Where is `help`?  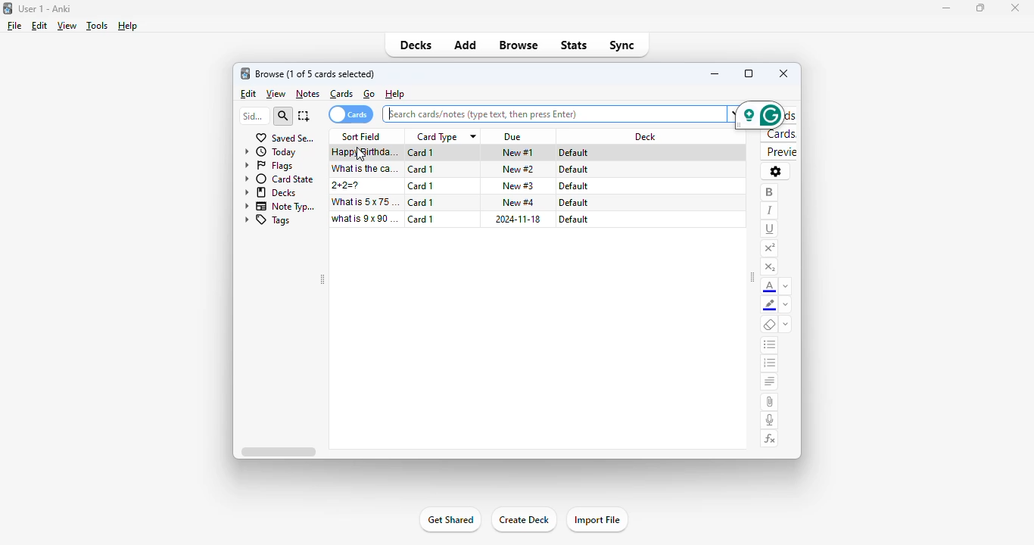
help is located at coordinates (395, 93).